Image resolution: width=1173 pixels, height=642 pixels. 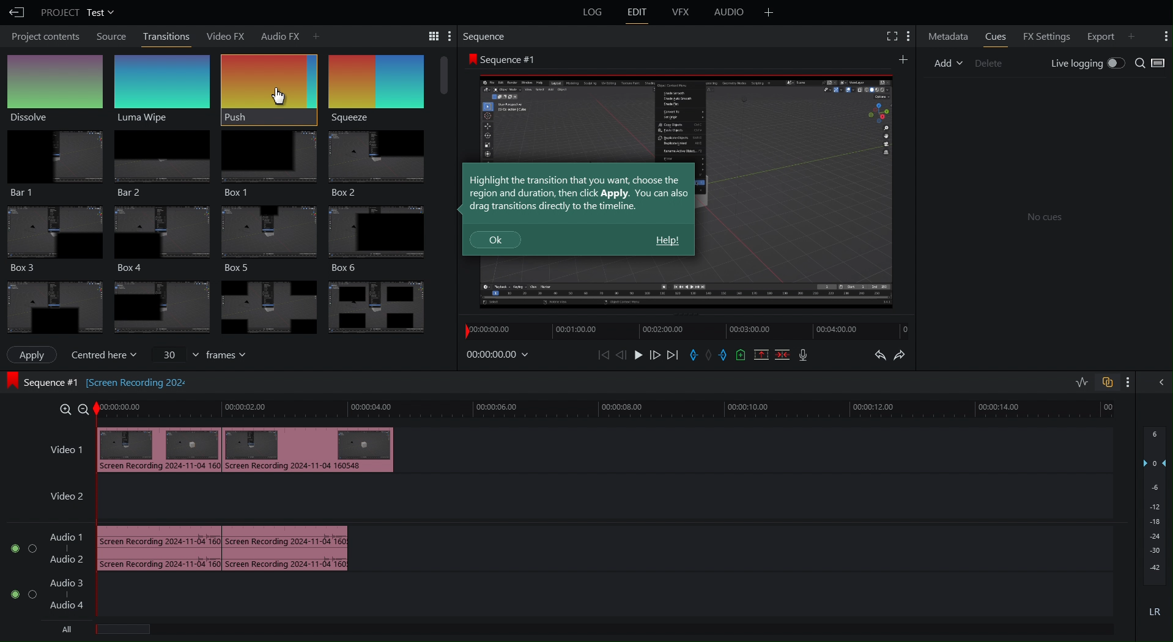 I want to click on Timeline, so click(x=675, y=333).